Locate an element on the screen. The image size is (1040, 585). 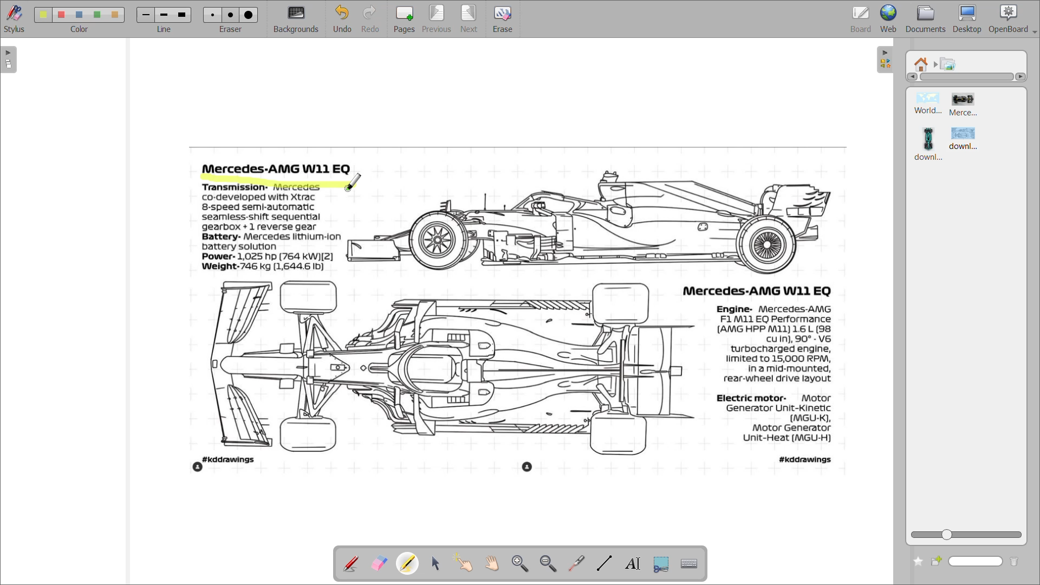
line 3 is located at coordinates (184, 14).